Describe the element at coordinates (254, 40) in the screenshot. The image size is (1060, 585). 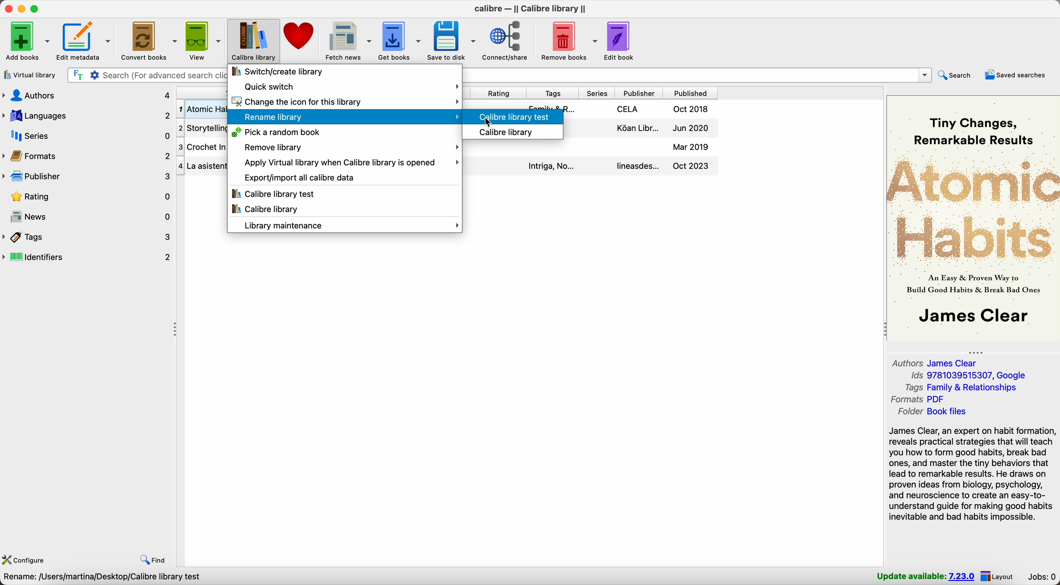
I see `Calibre library` at that location.